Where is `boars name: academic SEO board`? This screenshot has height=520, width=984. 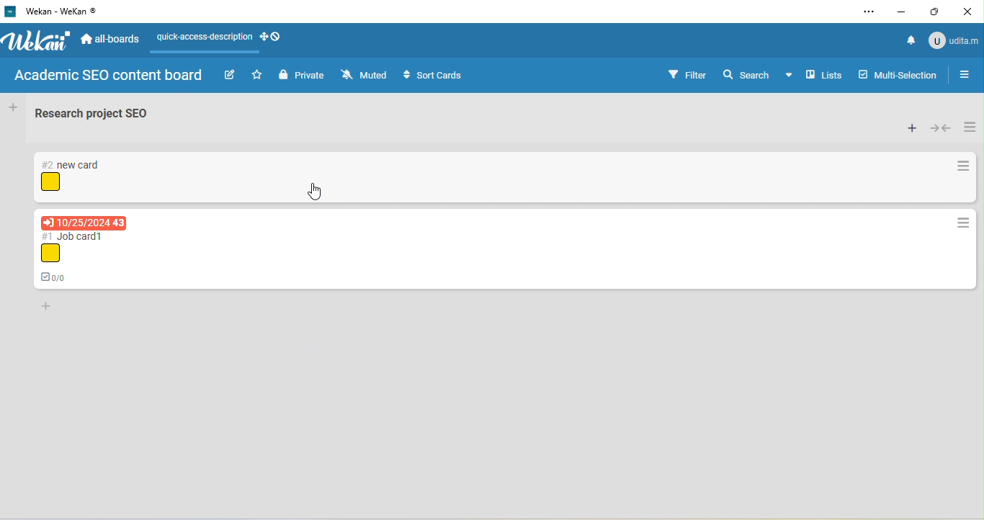 boars name: academic SEO board is located at coordinates (107, 76).